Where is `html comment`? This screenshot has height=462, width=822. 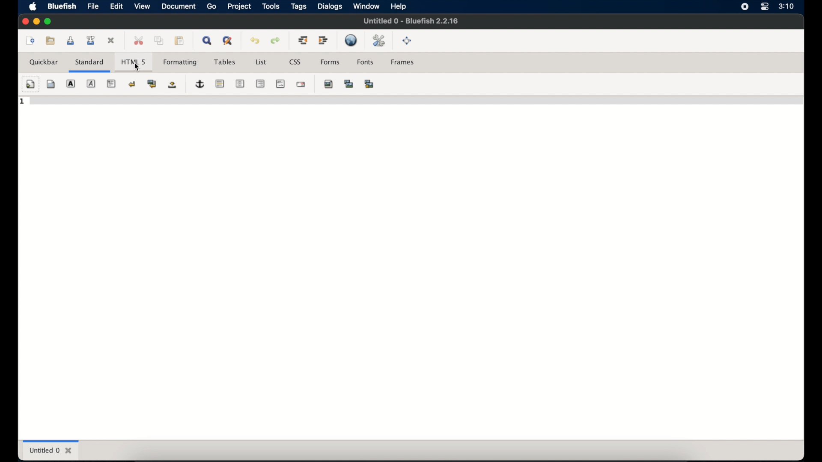
html comment is located at coordinates (280, 83).